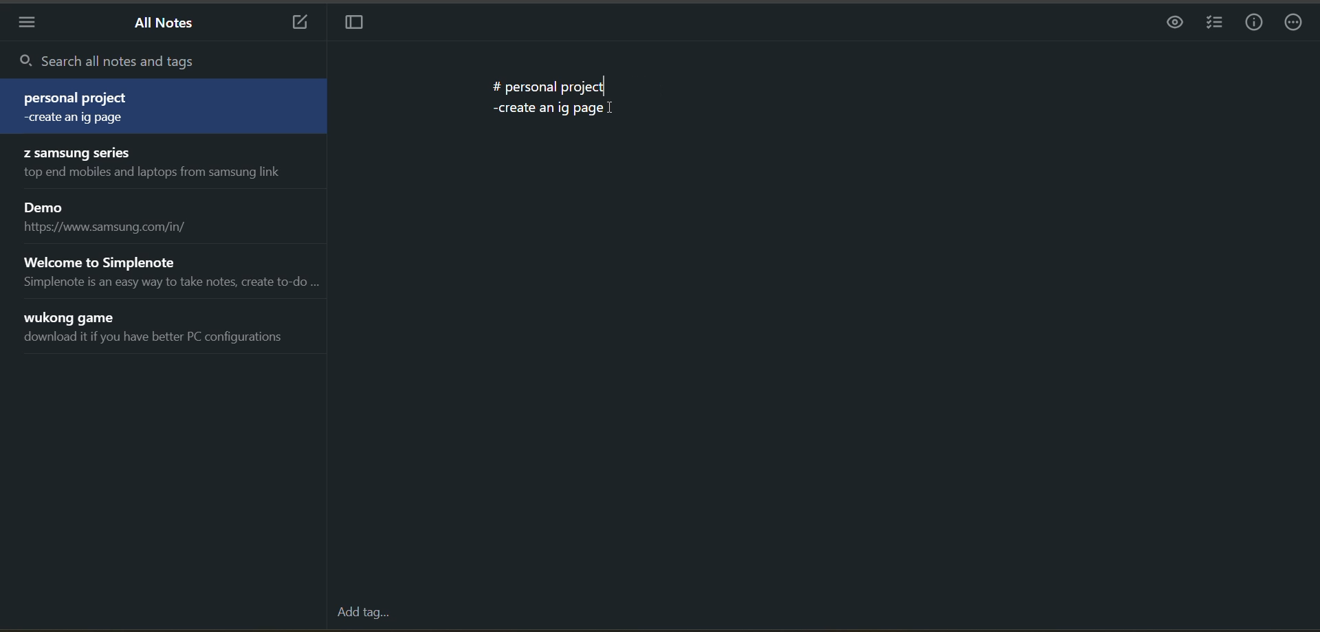 The height and width of the screenshot is (632, 1320). What do you see at coordinates (159, 105) in the screenshot?
I see `note title and preview` at bounding box center [159, 105].